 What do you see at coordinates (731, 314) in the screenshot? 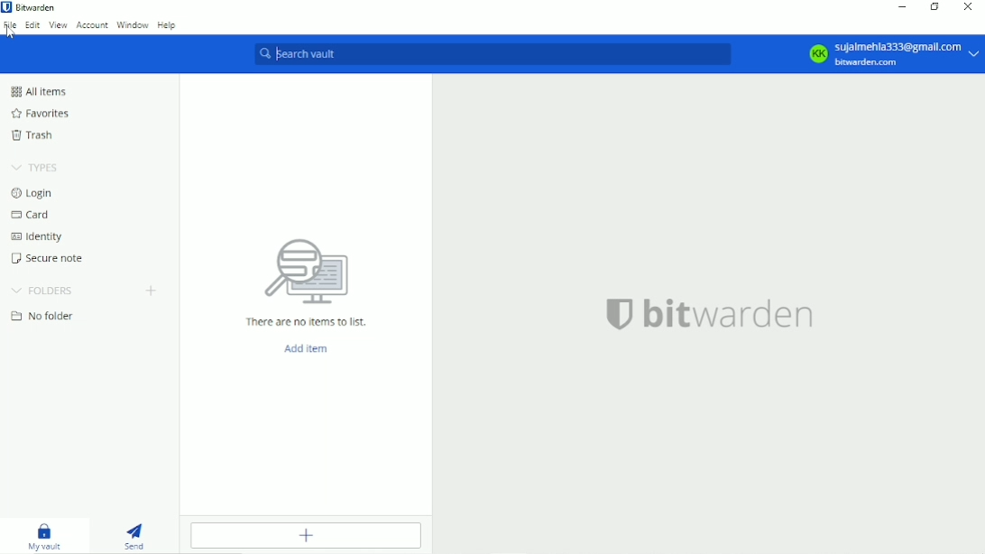
I see `bitwarden` at bounding box center [731, 314].